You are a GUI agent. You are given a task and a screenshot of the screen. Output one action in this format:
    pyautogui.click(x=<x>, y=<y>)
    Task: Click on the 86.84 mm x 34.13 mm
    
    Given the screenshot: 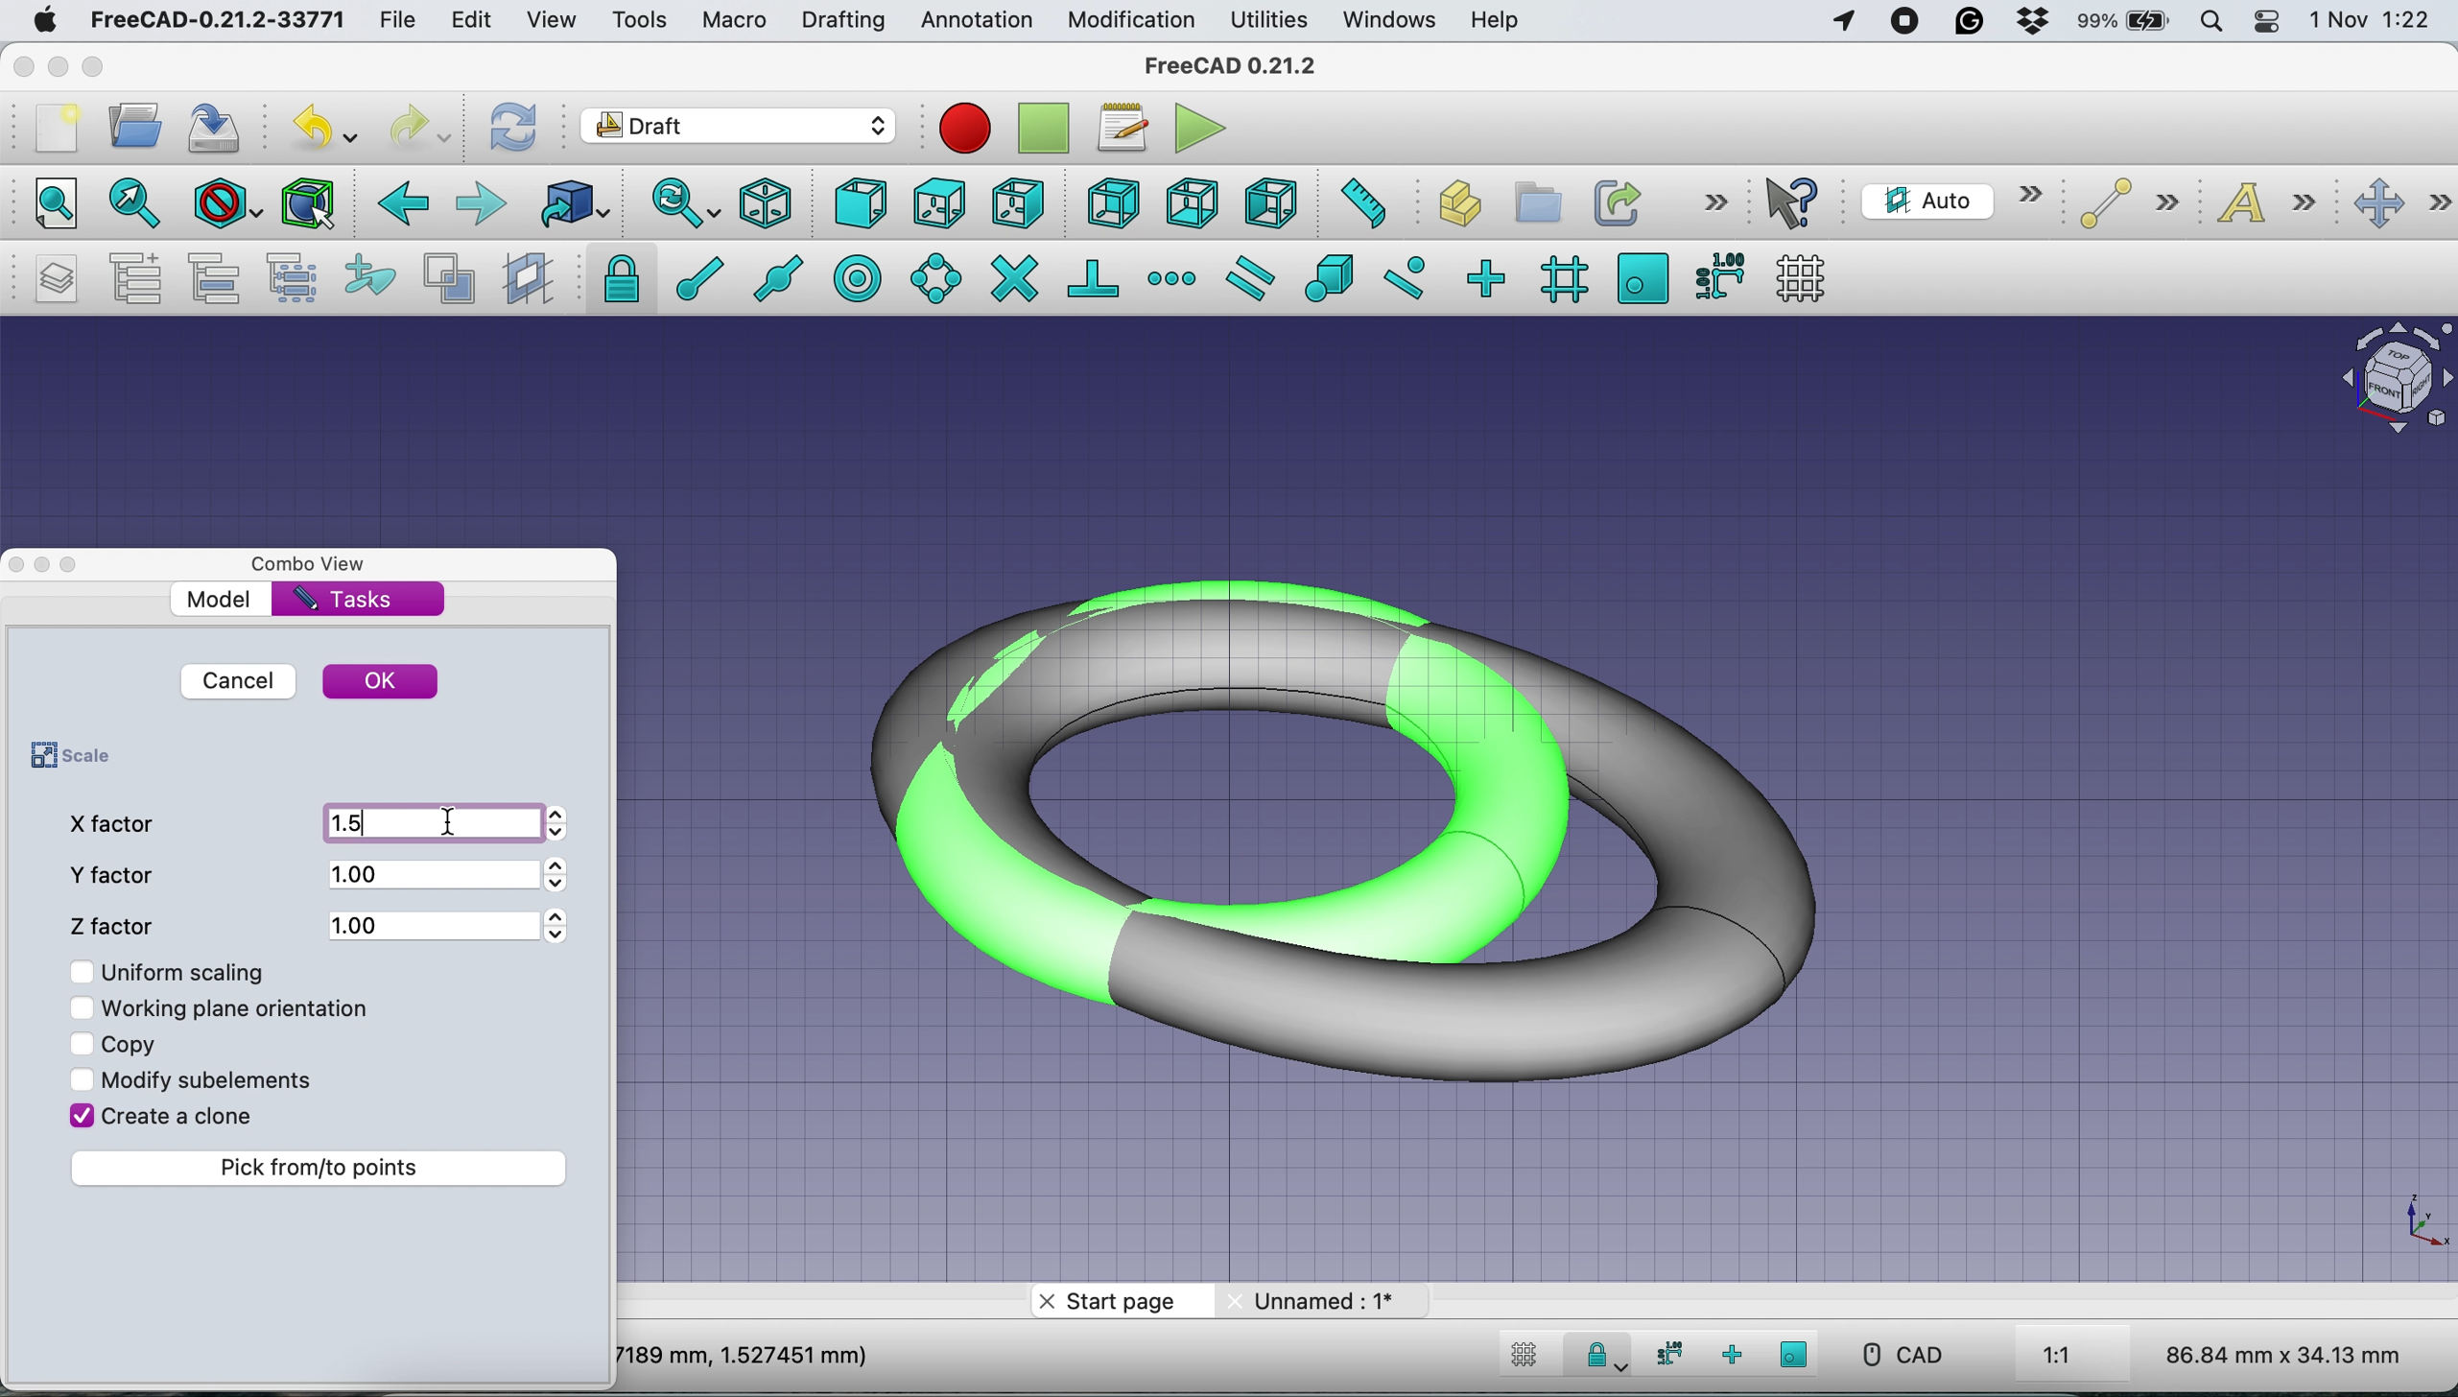 What is the action you would take?
    pyautogui.click(x=2286, y=1354)
    